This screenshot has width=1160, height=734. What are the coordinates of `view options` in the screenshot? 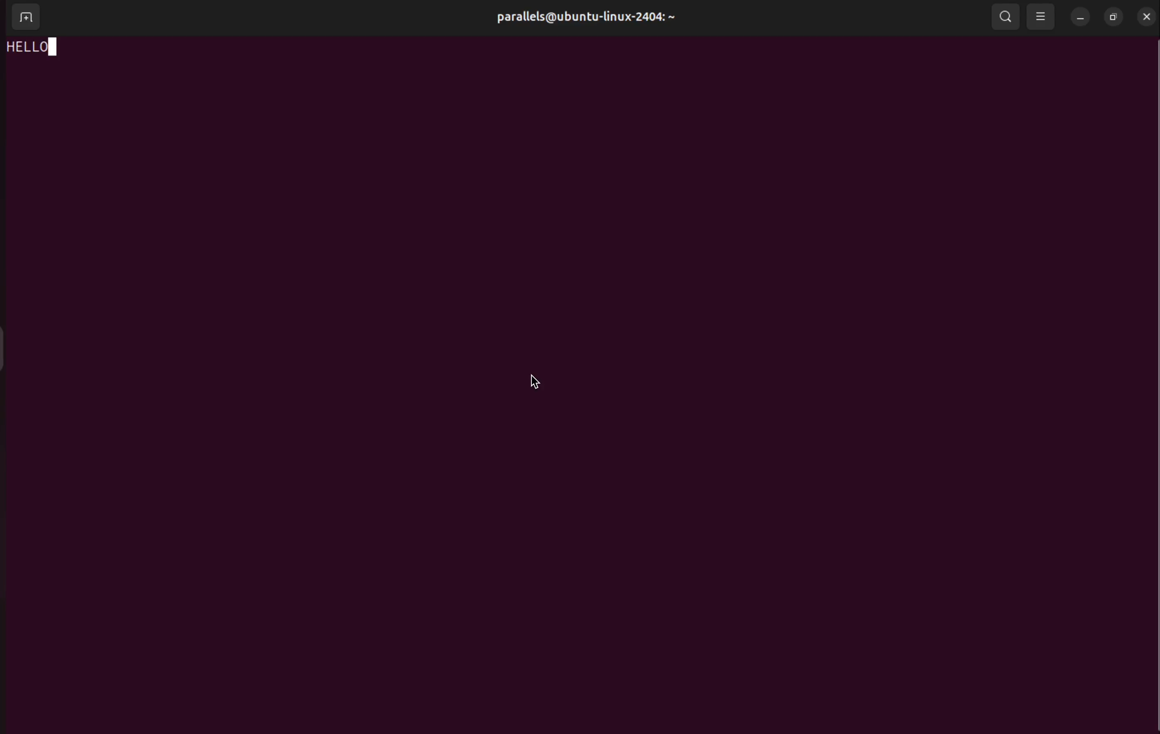 It's located at (1041, 16).